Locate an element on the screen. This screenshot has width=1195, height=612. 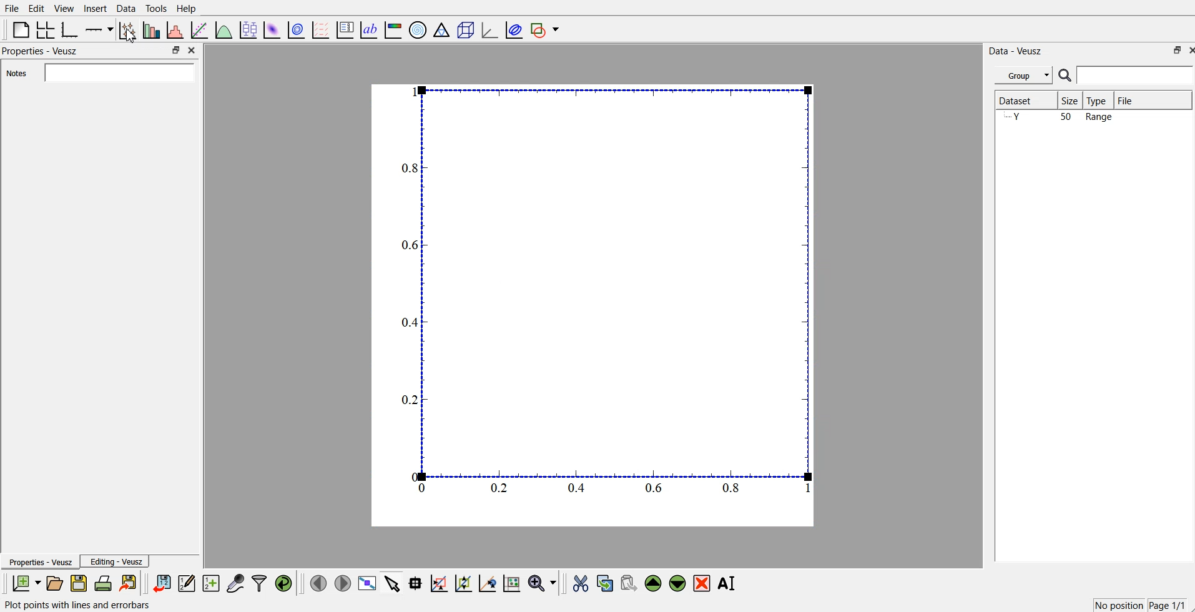
select items is located at coordinates (391, 585).